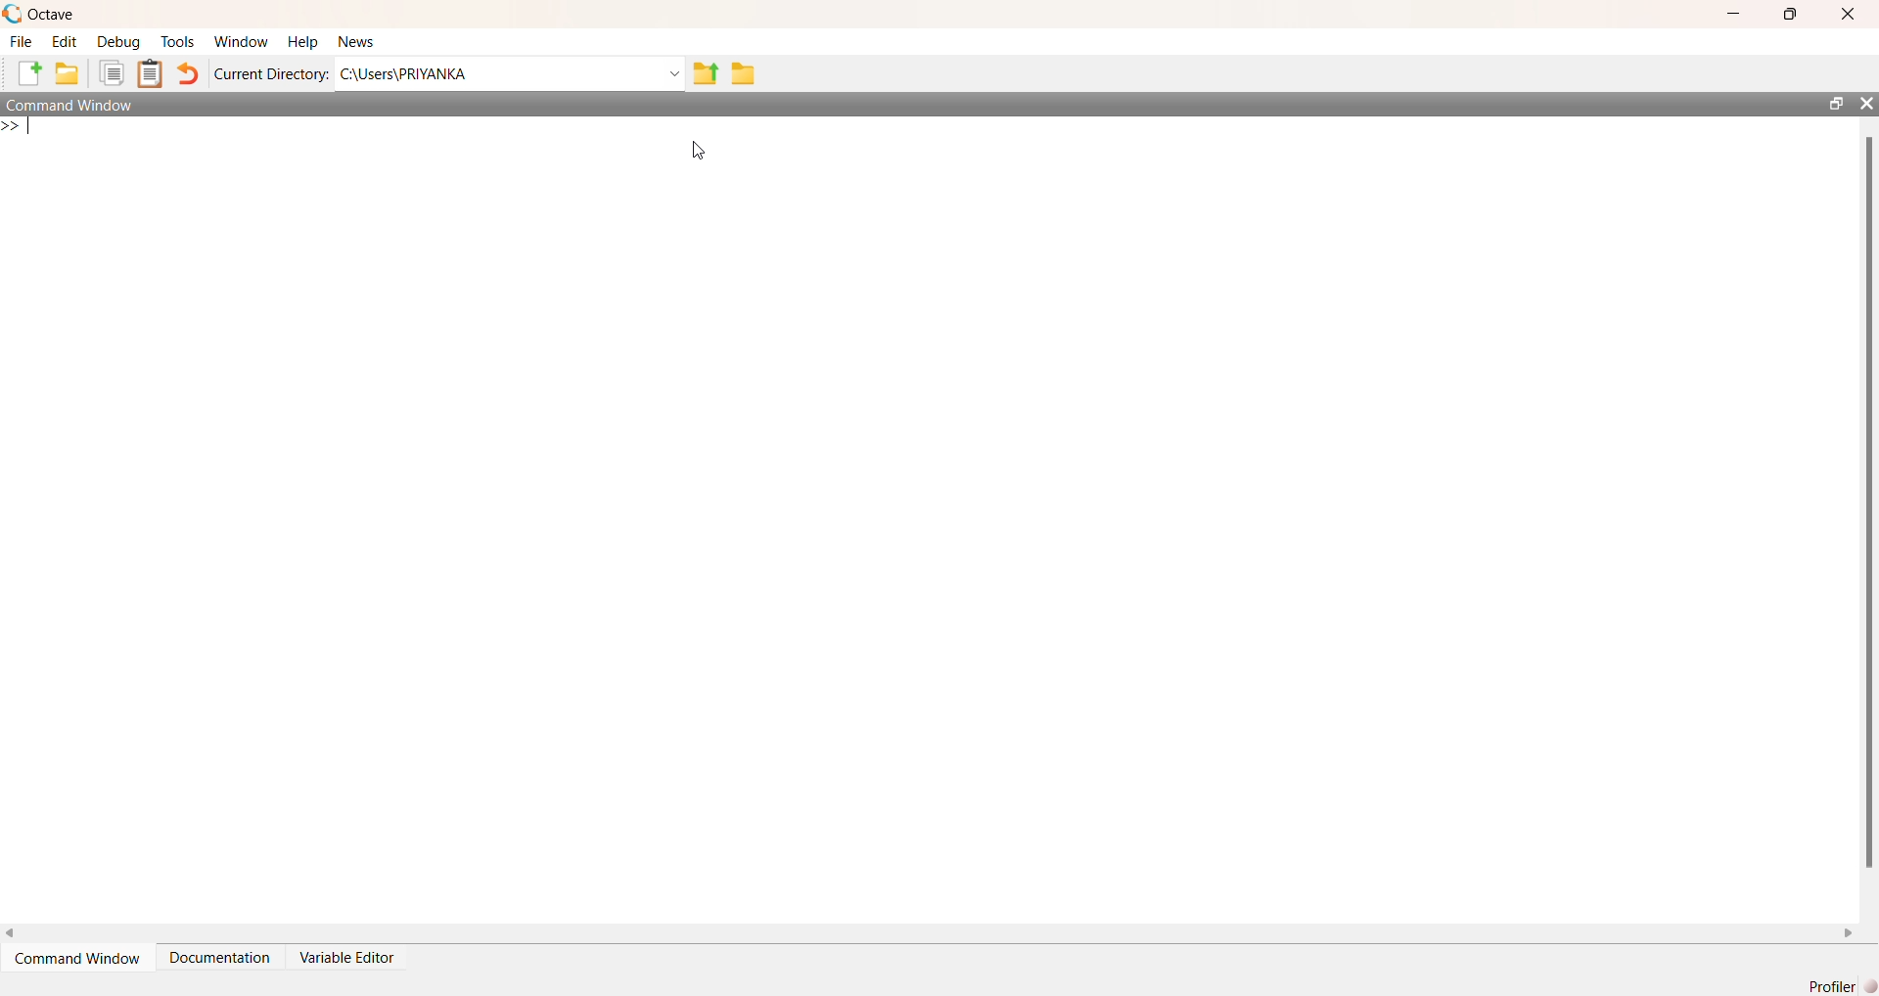  Describe the element at coordinates (1734, 15) in the screenshot. I see `minimize` at that location.